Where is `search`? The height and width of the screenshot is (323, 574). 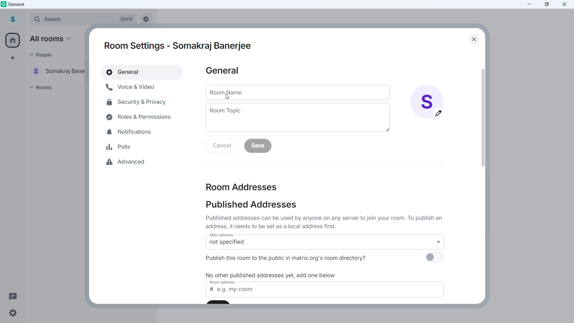 search is located at coordinates (83, 19).